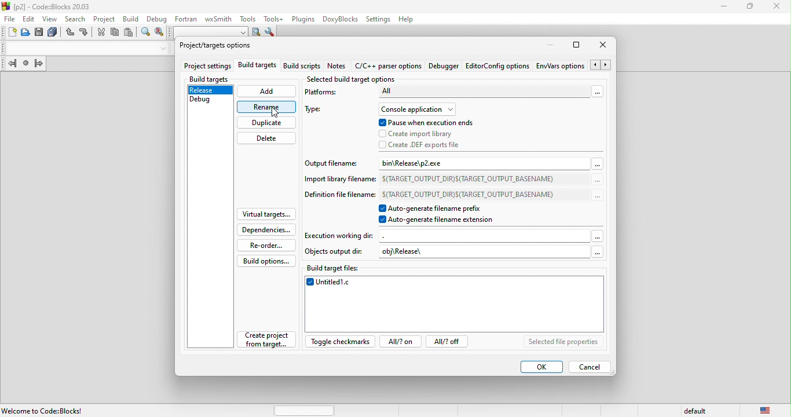  What do you see at coordinates (27, 33) in the screenshot?
I see `open` at bounding box center [27, 33].